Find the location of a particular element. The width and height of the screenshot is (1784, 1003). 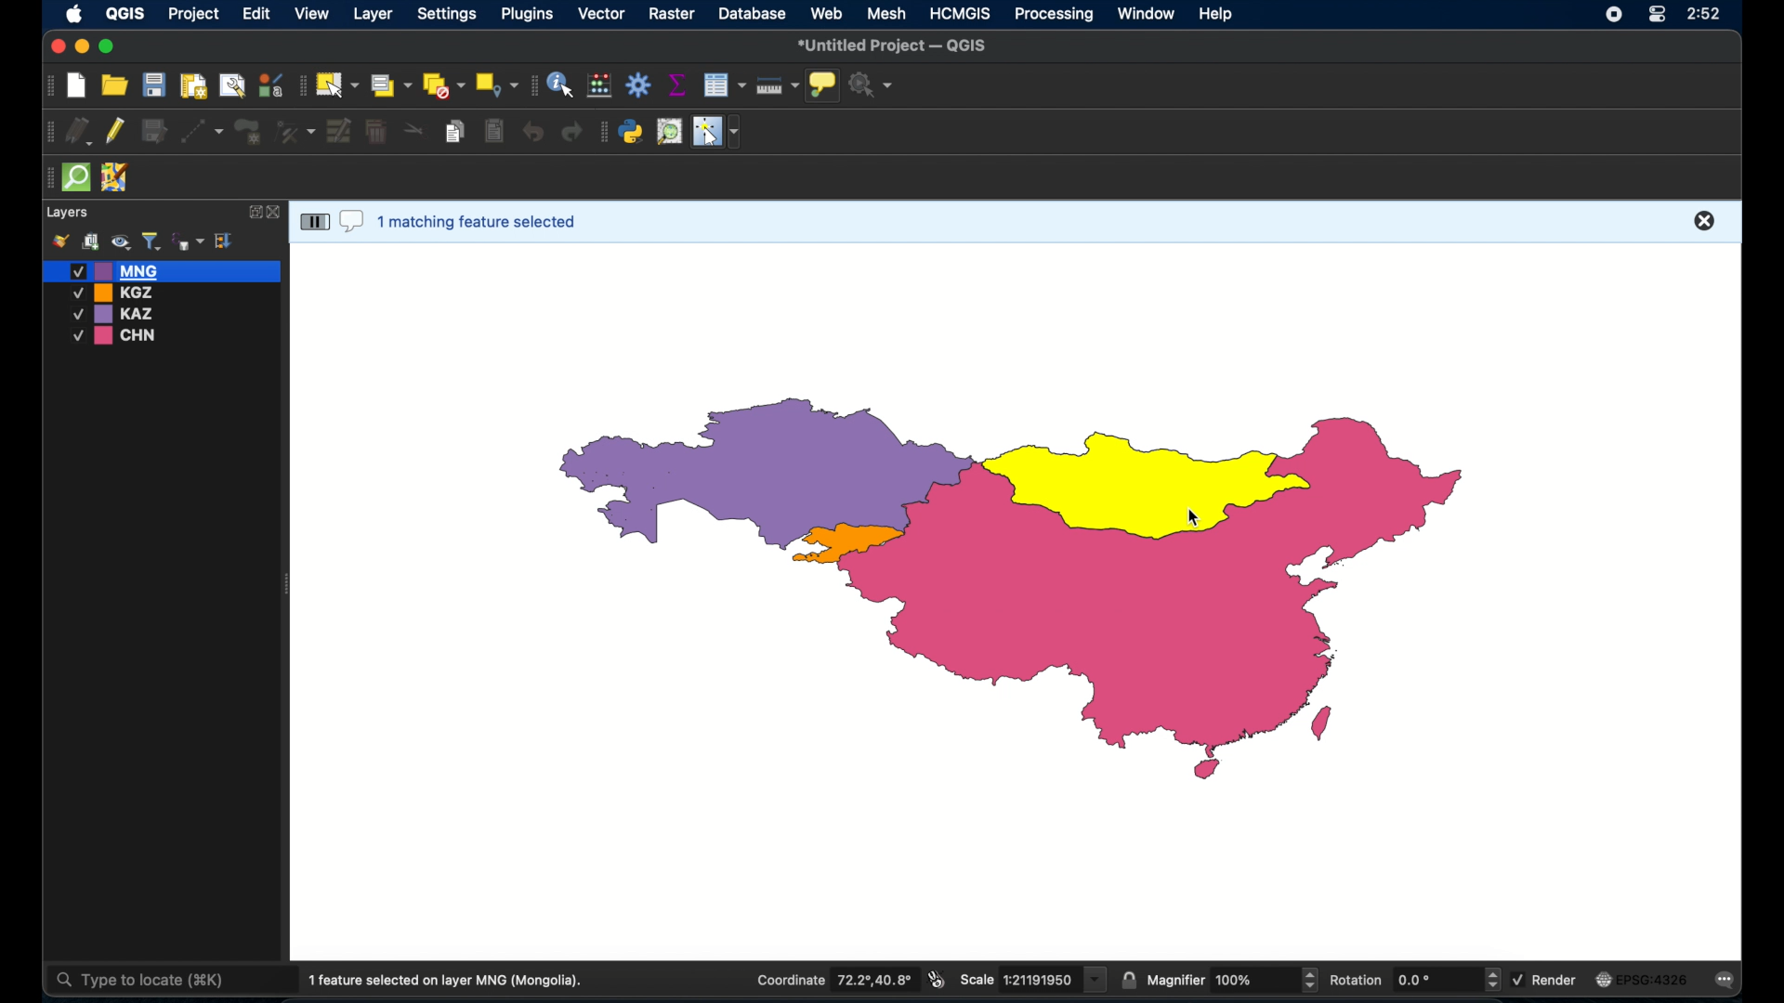

quick osm is located at coordinates (77, 178).